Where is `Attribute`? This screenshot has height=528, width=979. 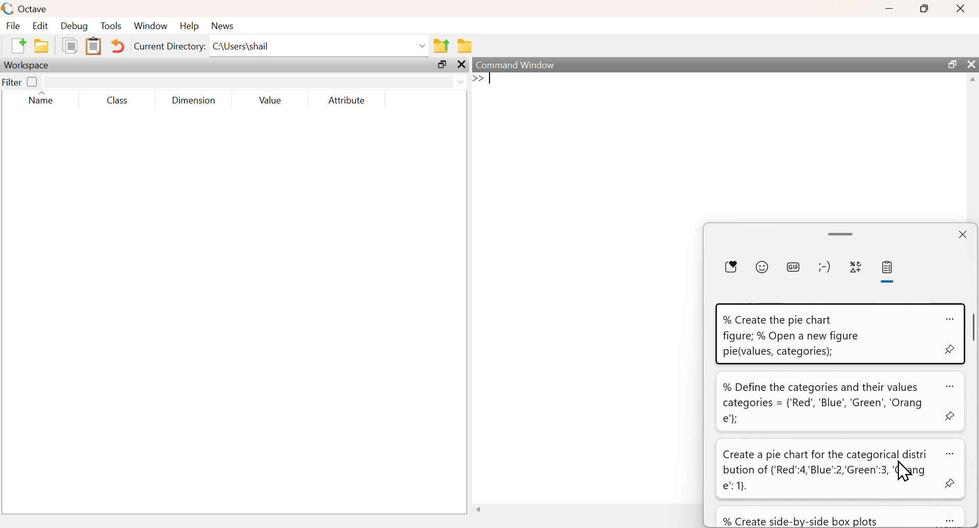 Attribute is located at coordinates (347, 100).